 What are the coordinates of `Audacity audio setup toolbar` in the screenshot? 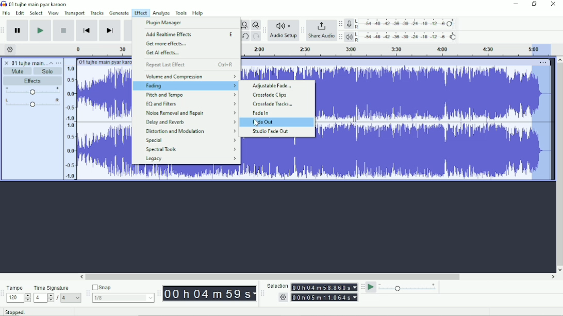 It's located at (264, 30).